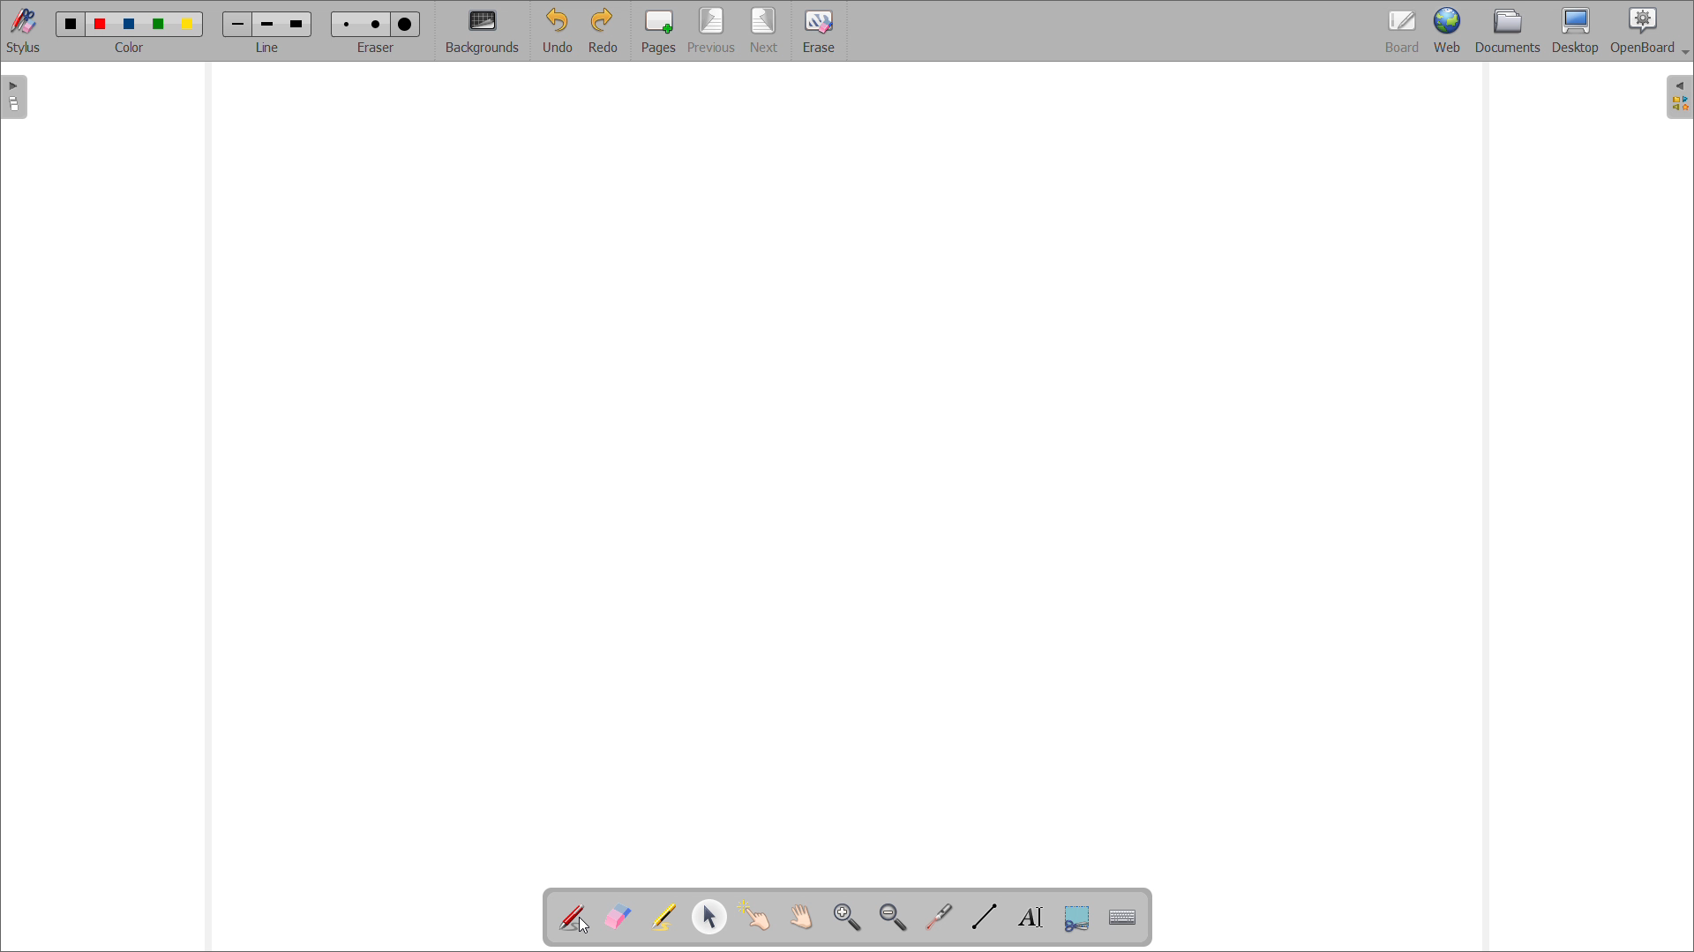 This screenshot has width=1694, height=952. What do you see at coordinates (268, 26) in the screenshot?
I see `line width size` at bounding box center [268, 26].